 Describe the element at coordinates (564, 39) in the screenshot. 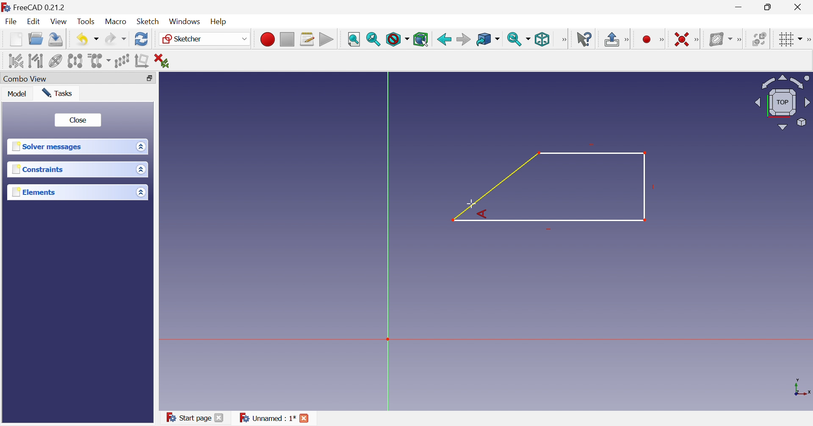

I see `More` at that location.